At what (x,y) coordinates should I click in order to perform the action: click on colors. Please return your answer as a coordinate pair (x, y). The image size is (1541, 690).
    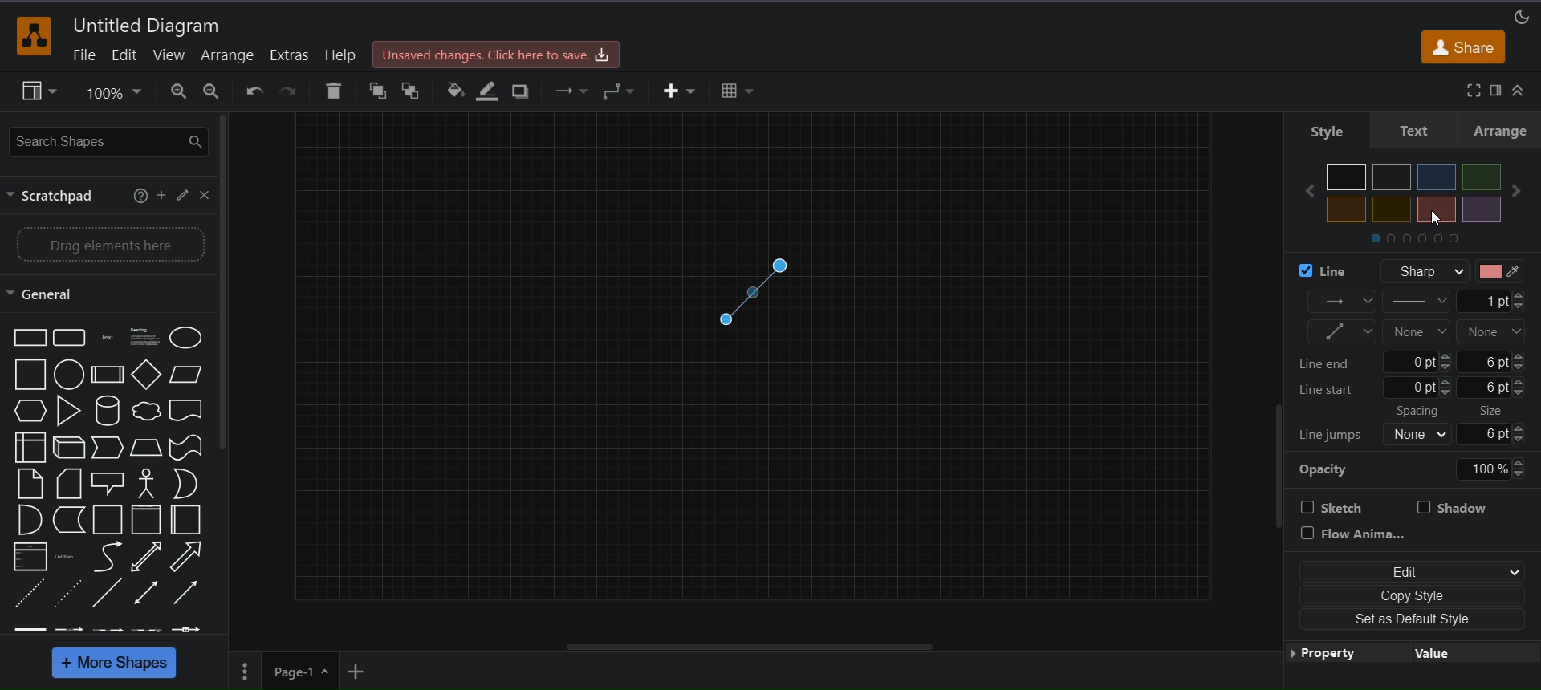
    Looking at the image, I should click on (1413, 205).